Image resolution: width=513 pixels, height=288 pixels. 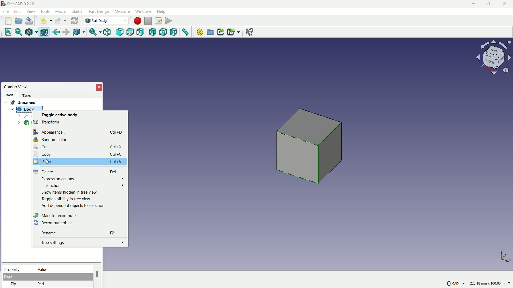 What do you see at coordinates (56, 32) in the screenshot?
I see `go back` at bounding box center [56, 32].